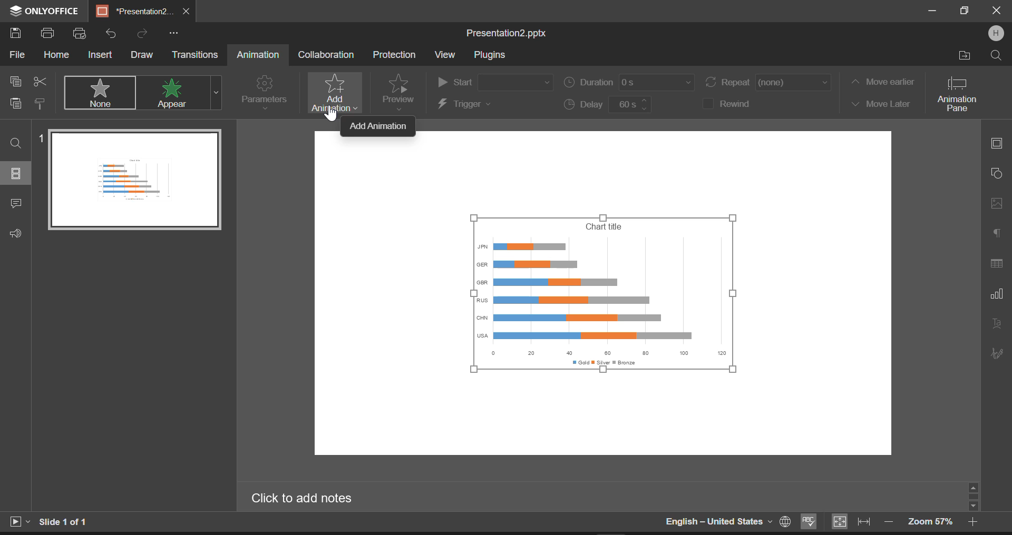 The width and height of the screenshot is (1012, 535). I want to click on Search, so click(995, 55).